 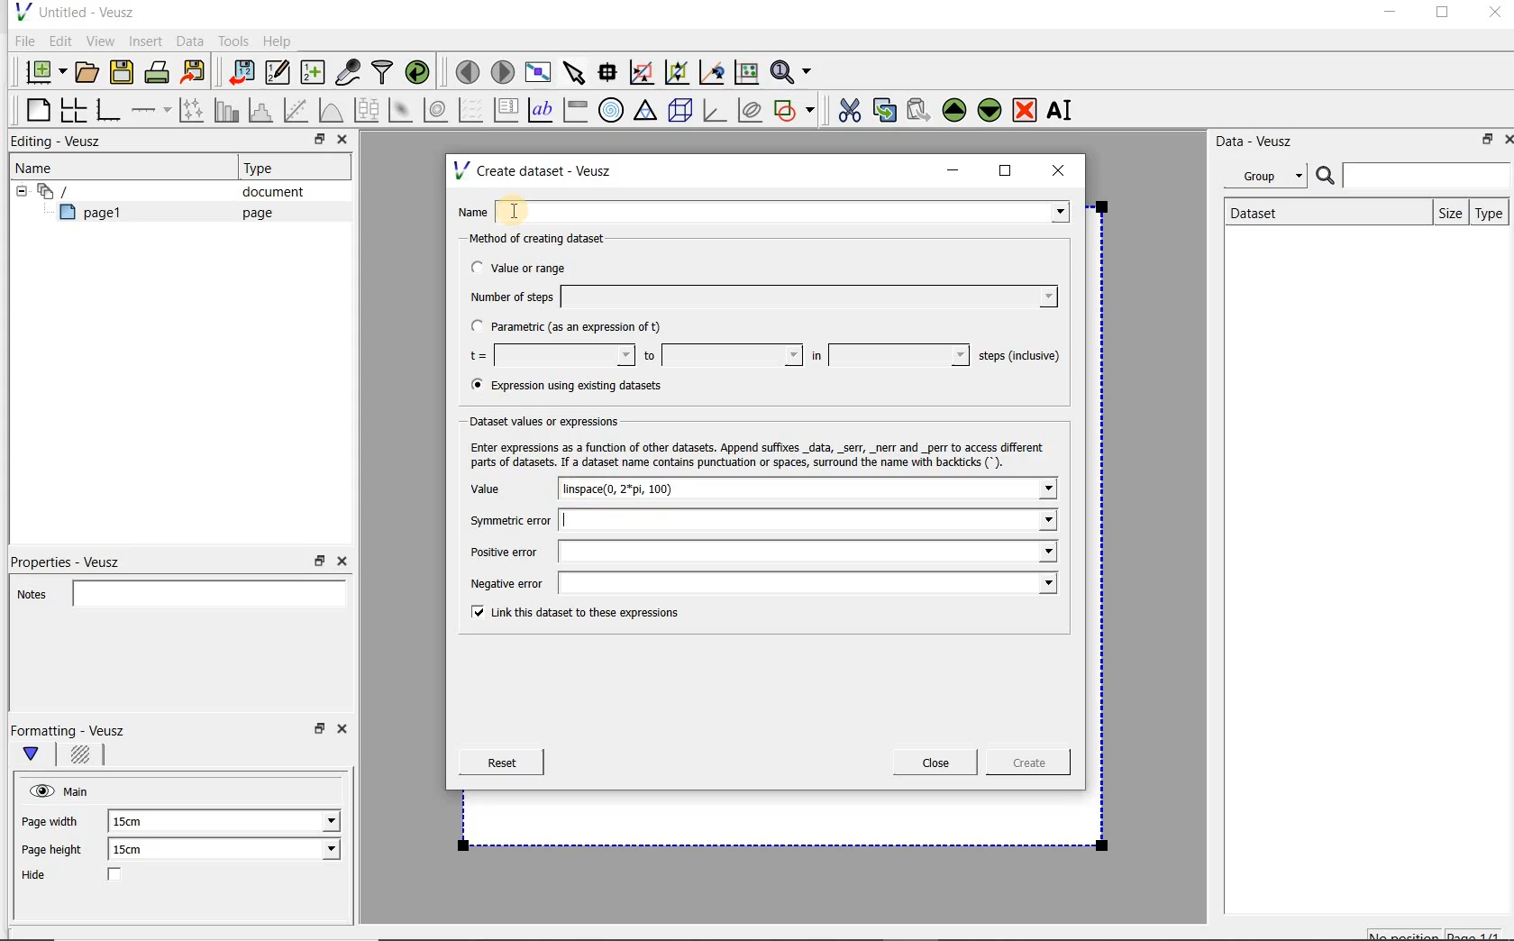 What do you see at coordinates (1064, 169) in the screenshot?
I see `close` at bounding box center [1064, 169].